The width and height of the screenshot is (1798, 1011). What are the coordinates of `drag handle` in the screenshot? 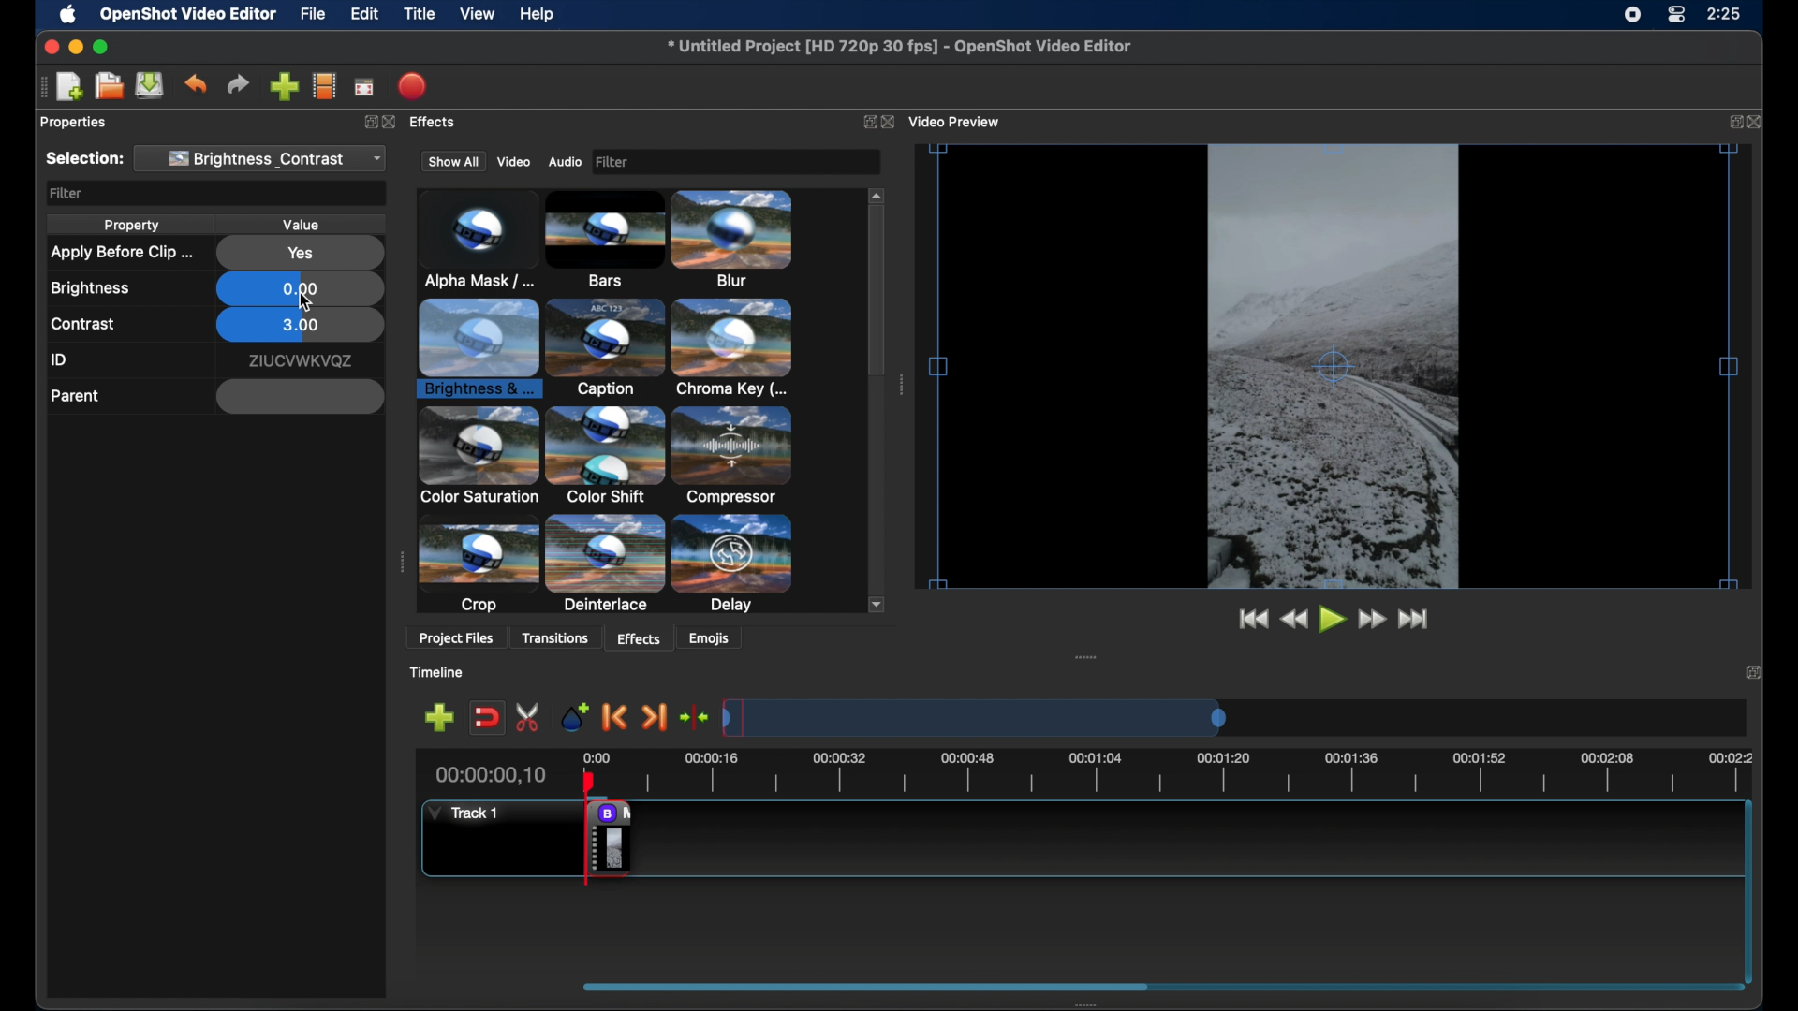 It's located at (400, 563).